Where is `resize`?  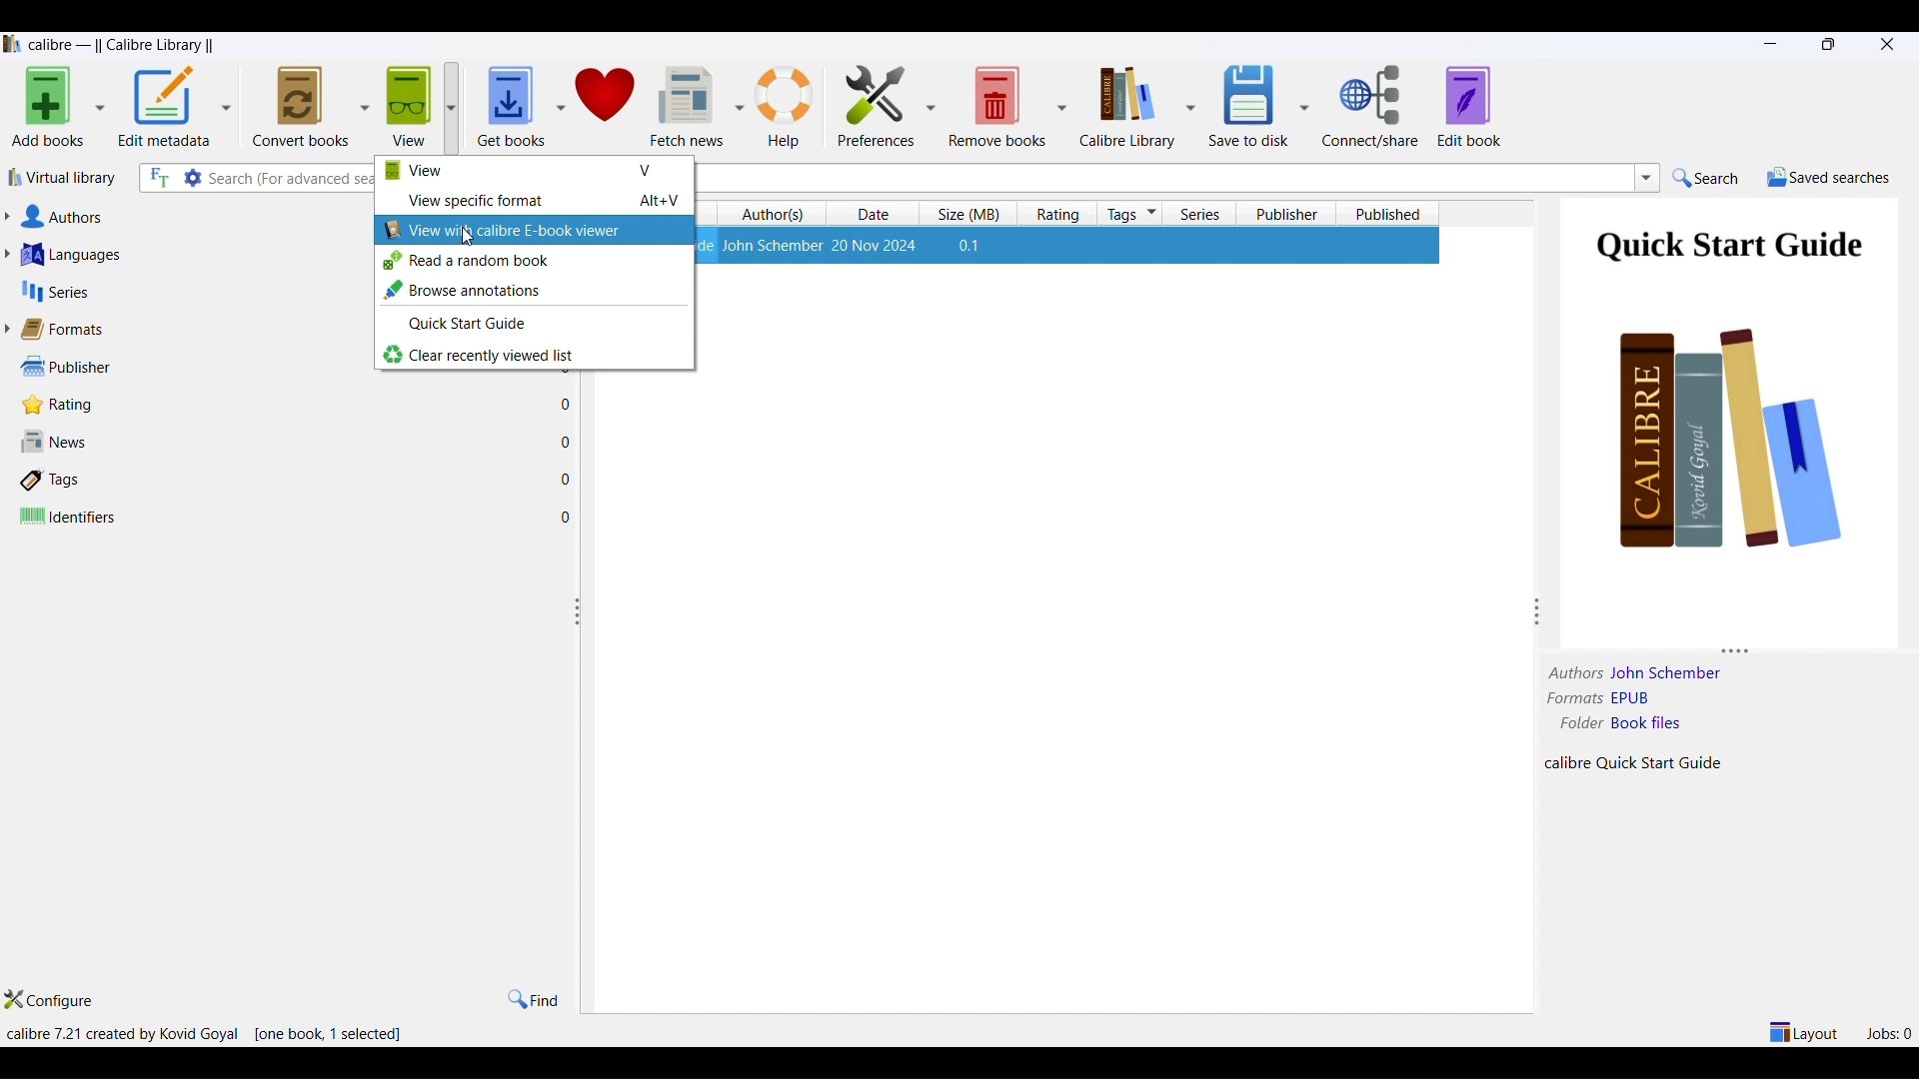 resize is located at coordinates (1538, 611).